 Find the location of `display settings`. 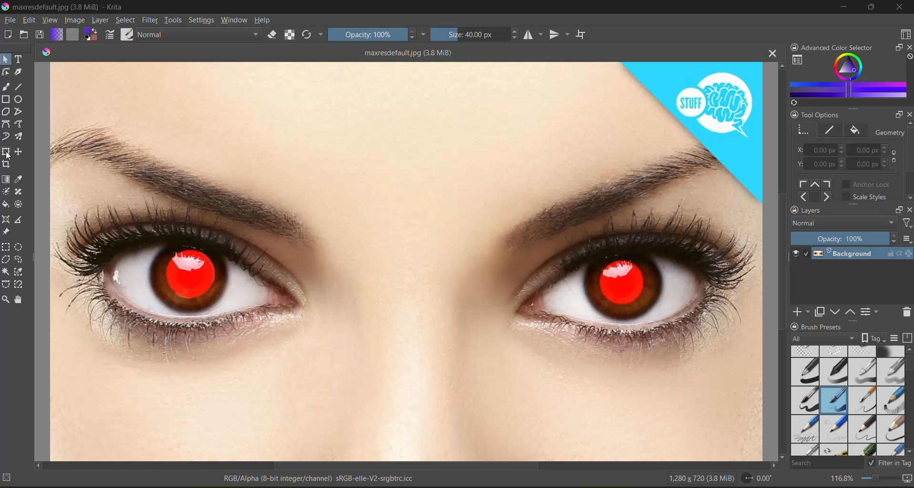

display settings is located at coordinates (897, 337).